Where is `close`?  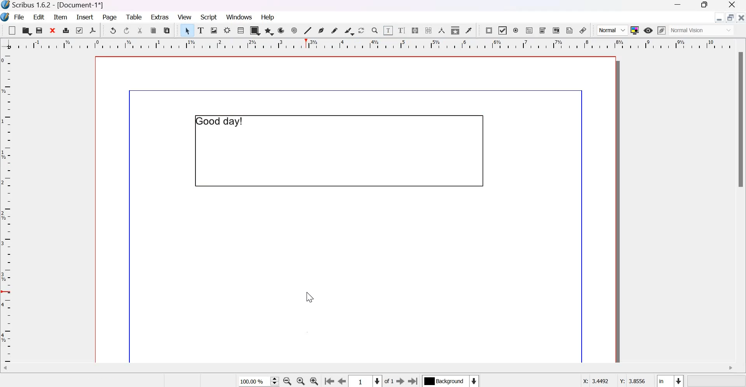 close is located at coordinates (741, 17).